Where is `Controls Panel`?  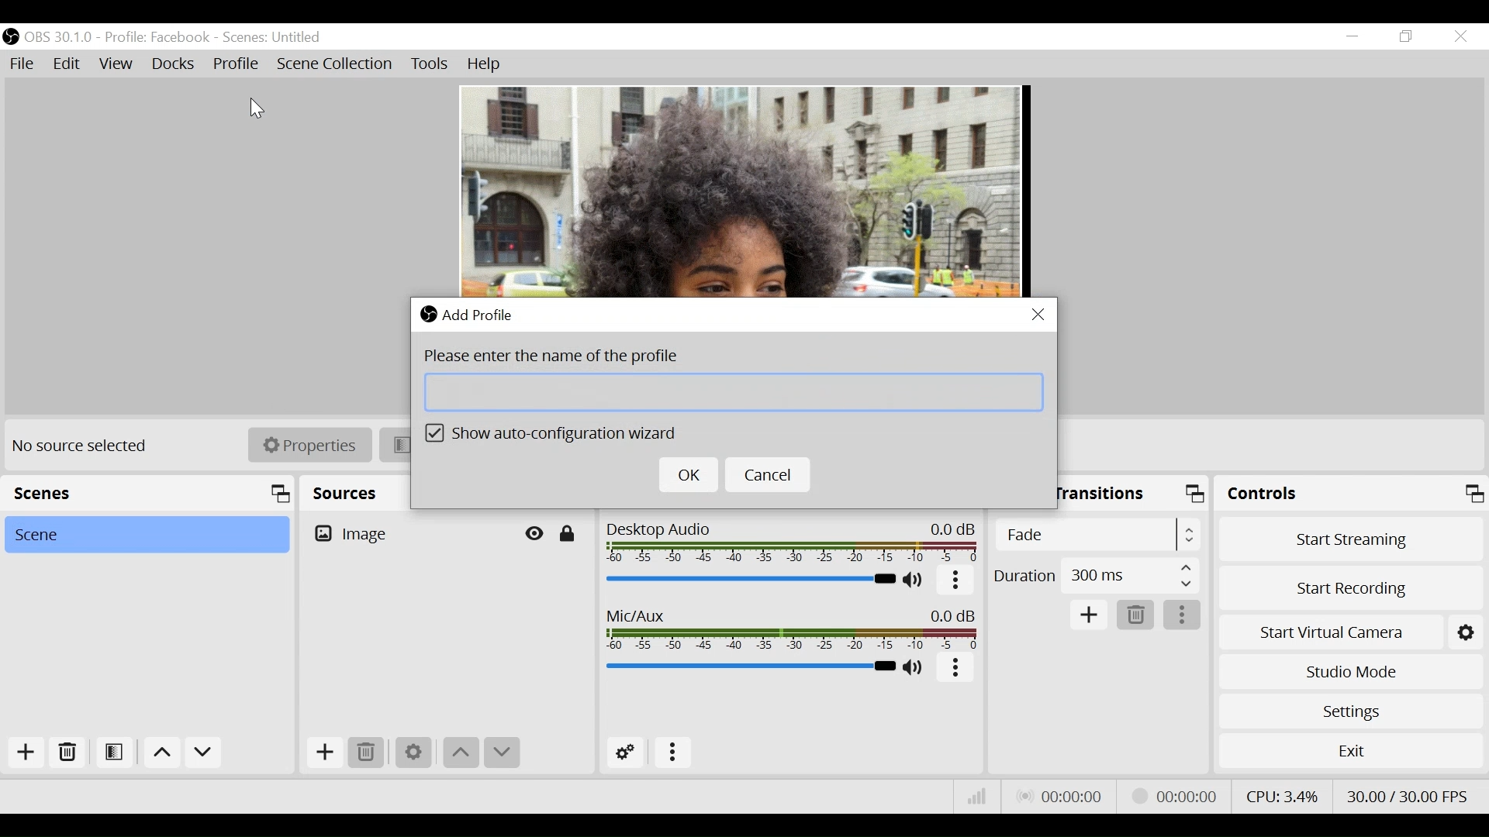 Controls Panel is located at coordinates (1353, 494).